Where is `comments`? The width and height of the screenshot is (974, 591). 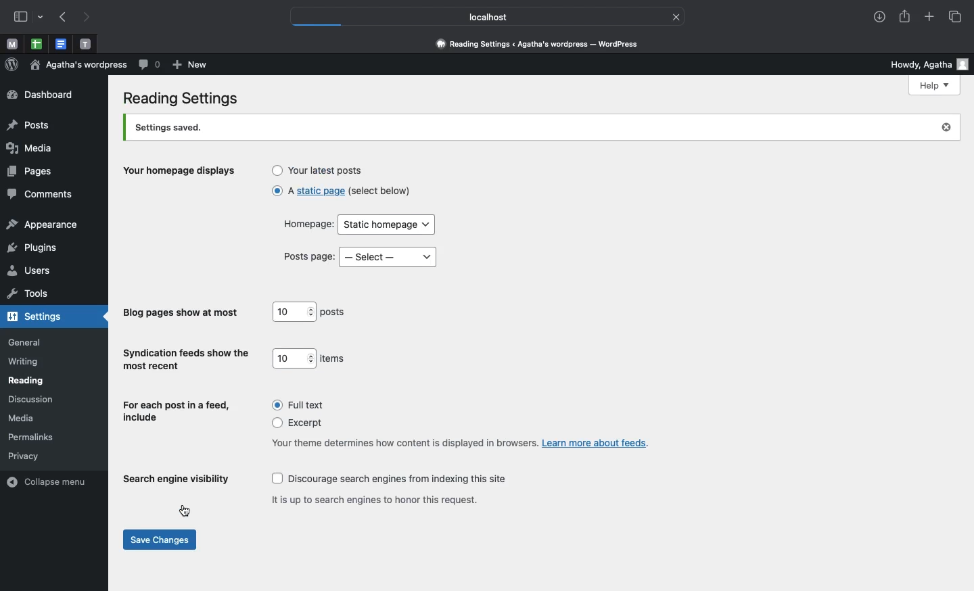
comments is located at coordinates (40, 195).